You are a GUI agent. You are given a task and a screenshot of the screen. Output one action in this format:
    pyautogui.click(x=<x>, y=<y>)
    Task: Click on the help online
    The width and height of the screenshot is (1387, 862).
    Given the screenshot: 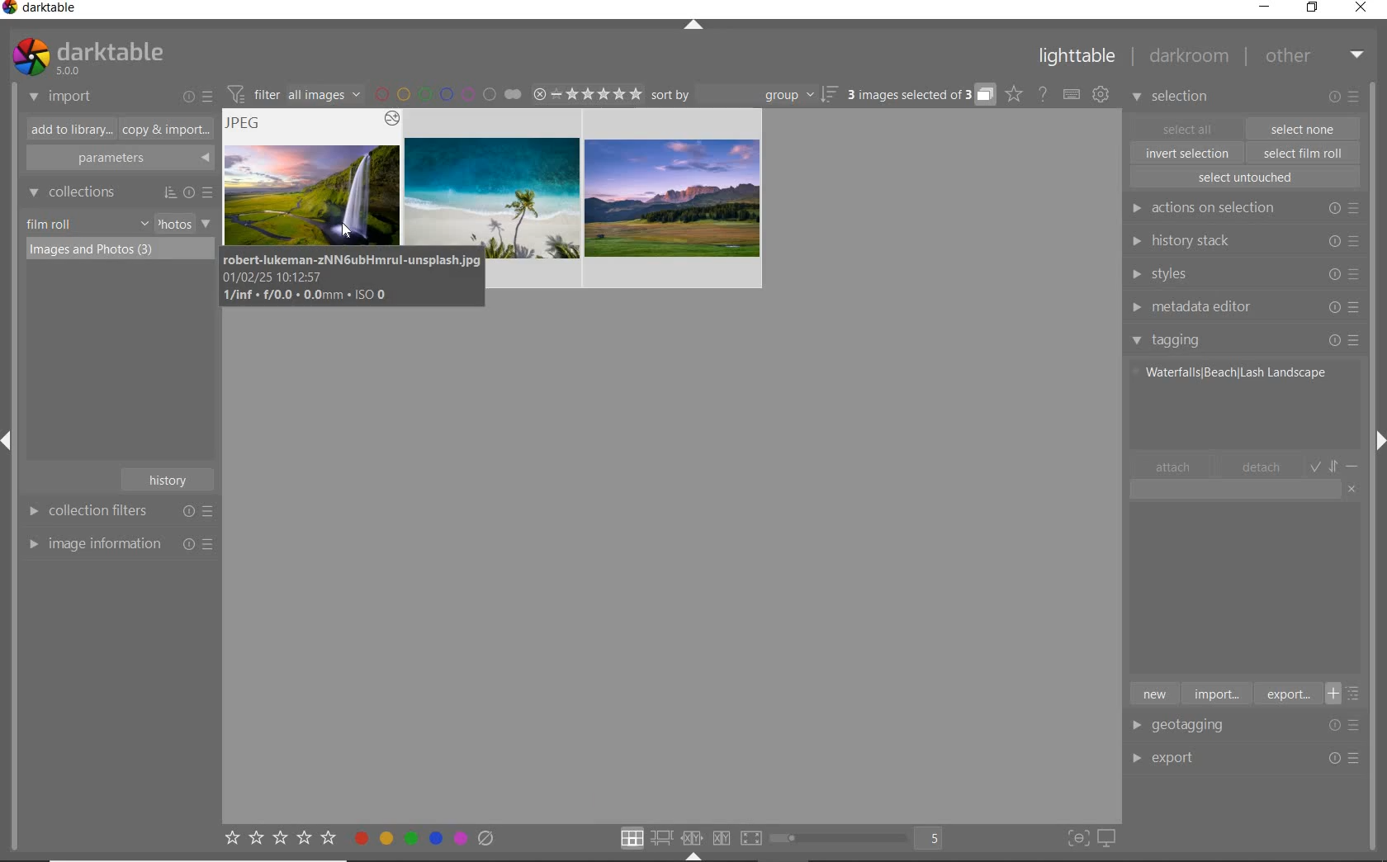 What is the action you would take?
    pyautogui.click(x=1043, y=93)
    